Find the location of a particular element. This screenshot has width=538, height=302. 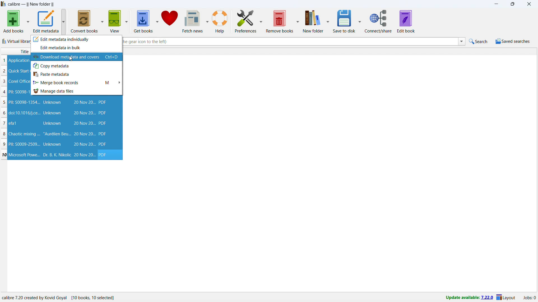

edit book is located at coordinates (406, 21).